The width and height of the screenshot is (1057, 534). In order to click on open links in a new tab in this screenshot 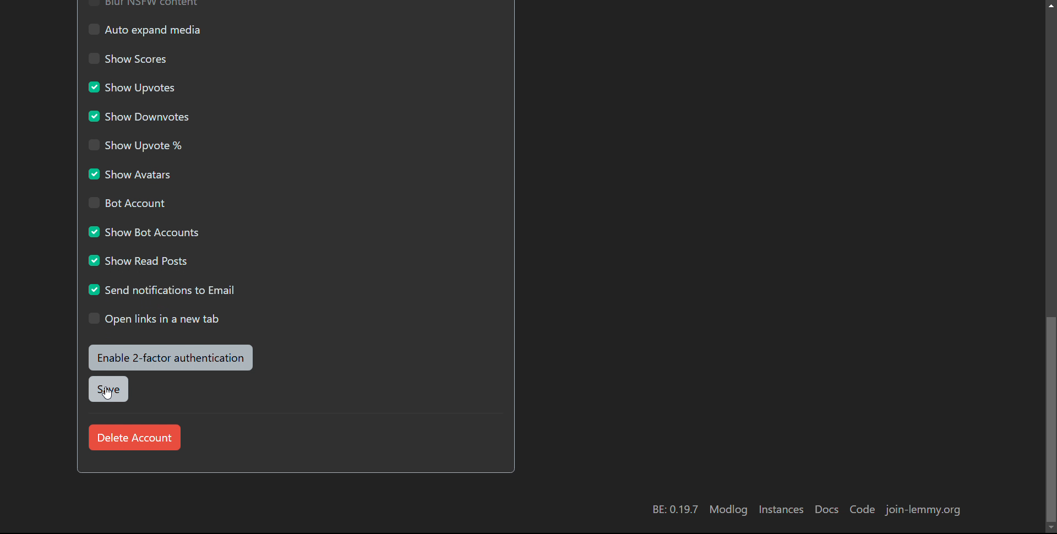, I will do `click(155, 319)`.